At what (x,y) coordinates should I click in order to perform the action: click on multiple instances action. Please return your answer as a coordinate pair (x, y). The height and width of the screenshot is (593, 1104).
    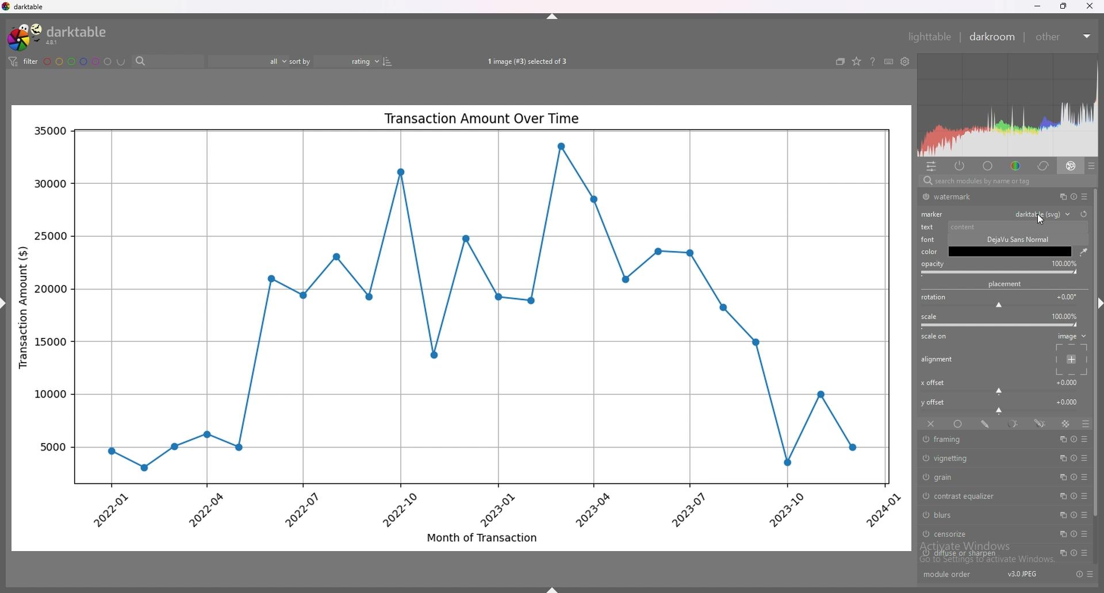
    Looking at the image, I should click on (1060, 534).